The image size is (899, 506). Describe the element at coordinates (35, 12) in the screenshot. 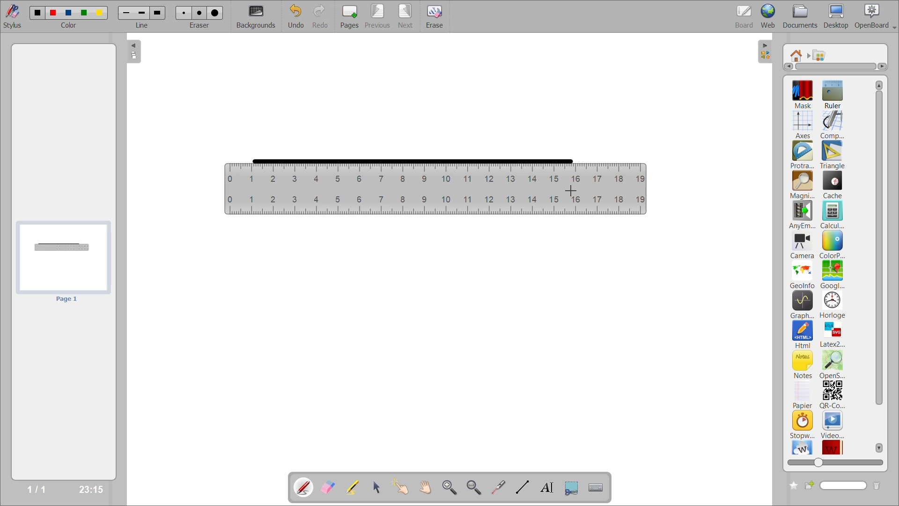

I see `color 1` at that location.